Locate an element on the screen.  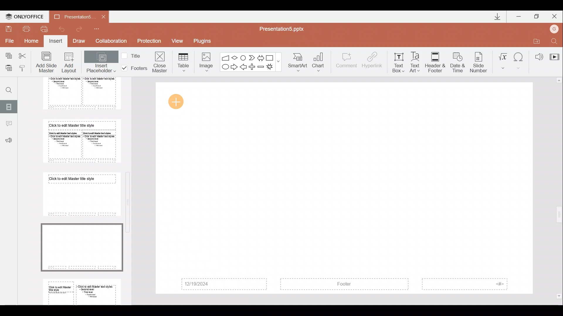
Save is located at coordinates (9, 28).